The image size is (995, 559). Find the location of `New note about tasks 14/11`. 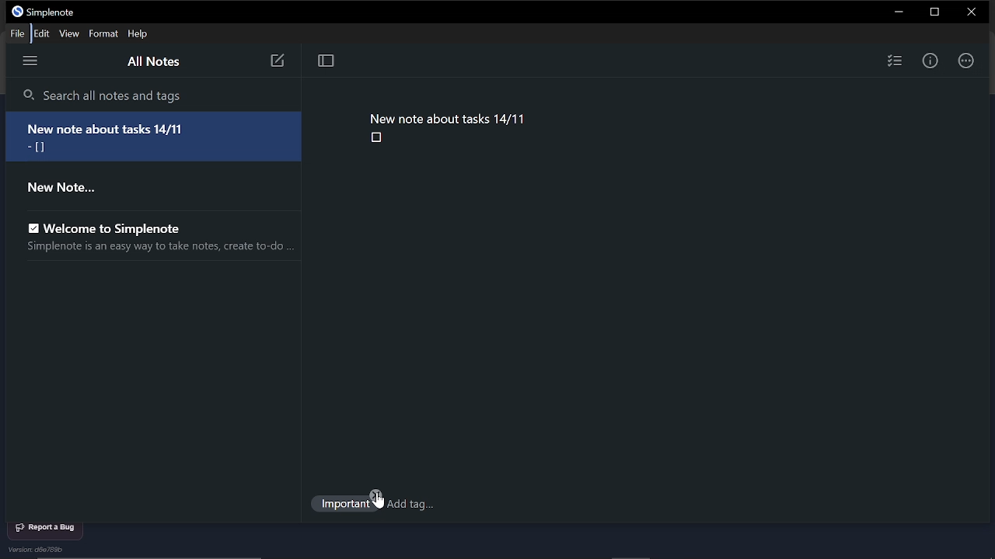

New note about tasks 14/11 is located at coordinates (448, 116).